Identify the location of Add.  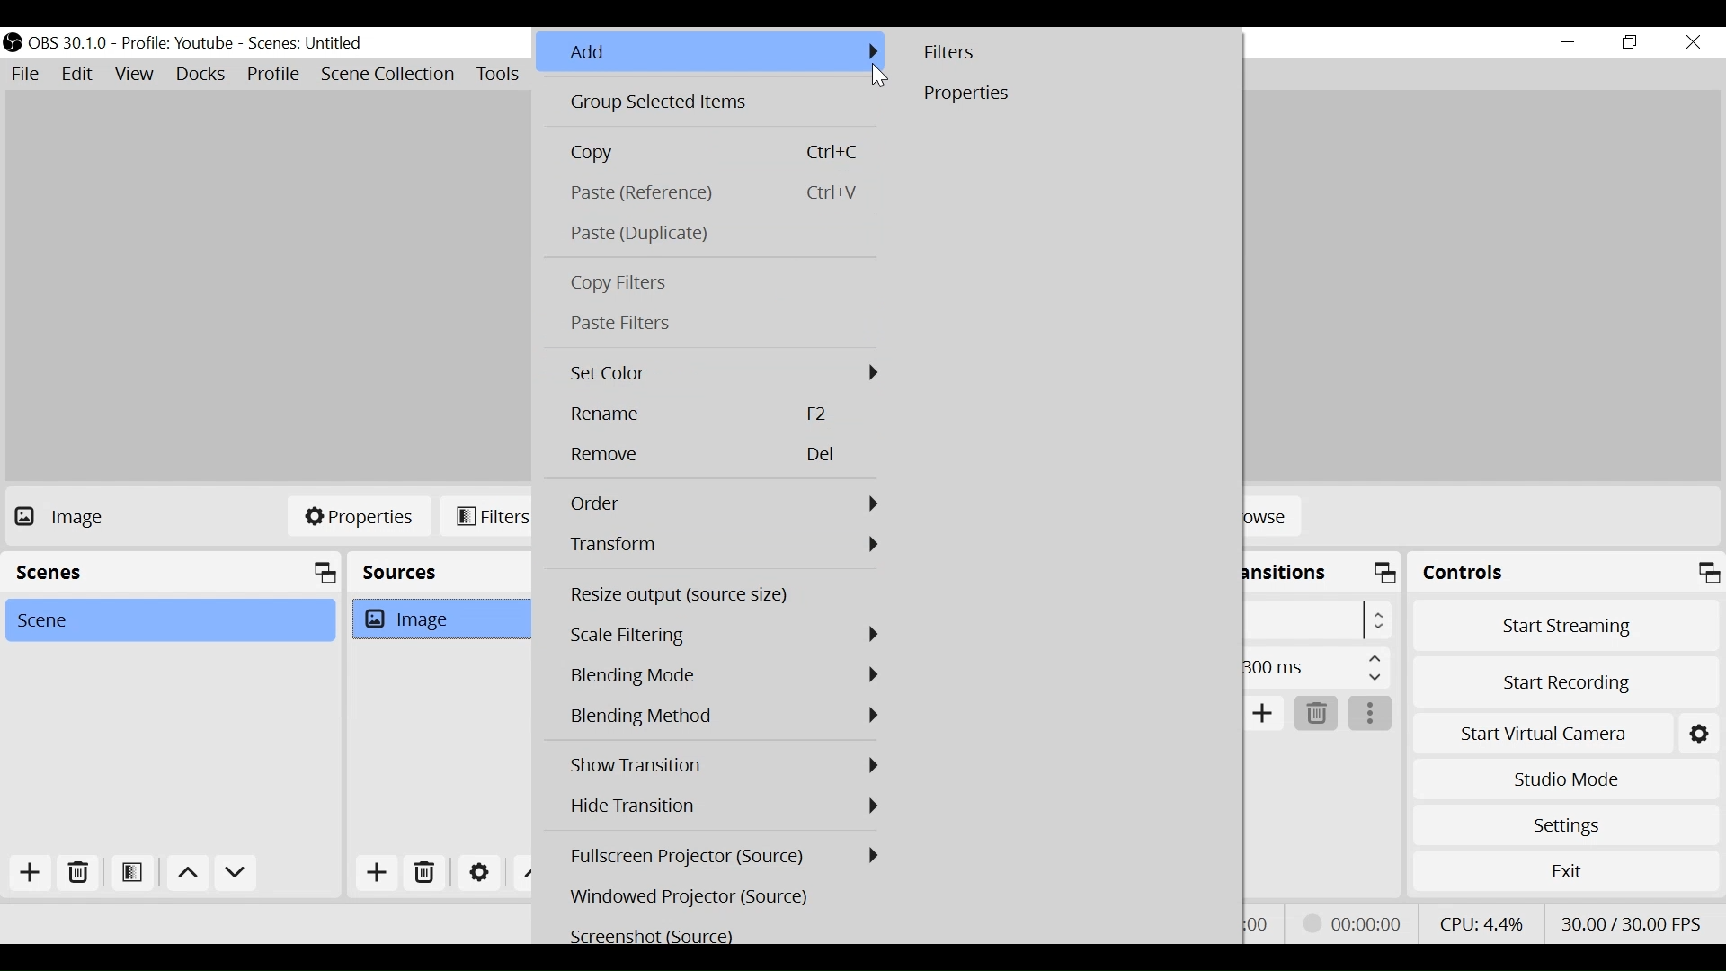
(37, 874).